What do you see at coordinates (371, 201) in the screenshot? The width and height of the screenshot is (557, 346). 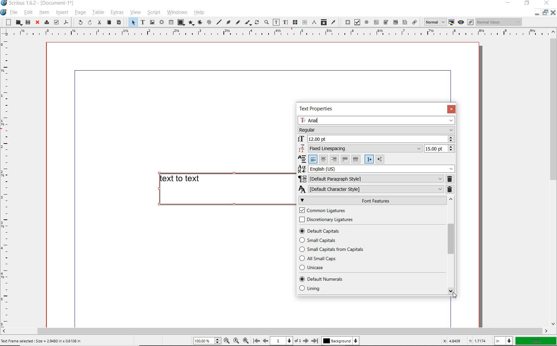 I see `FONT FEATURES` at bounding box center [371, 201].